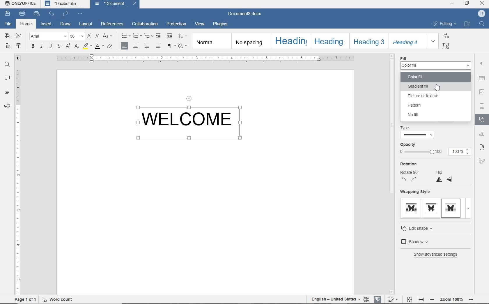 This screenshot has width=489, height=304. Describe the element at coordinates (170, 36) in the screenshot. I see `INCREASE INDENT` at that location.